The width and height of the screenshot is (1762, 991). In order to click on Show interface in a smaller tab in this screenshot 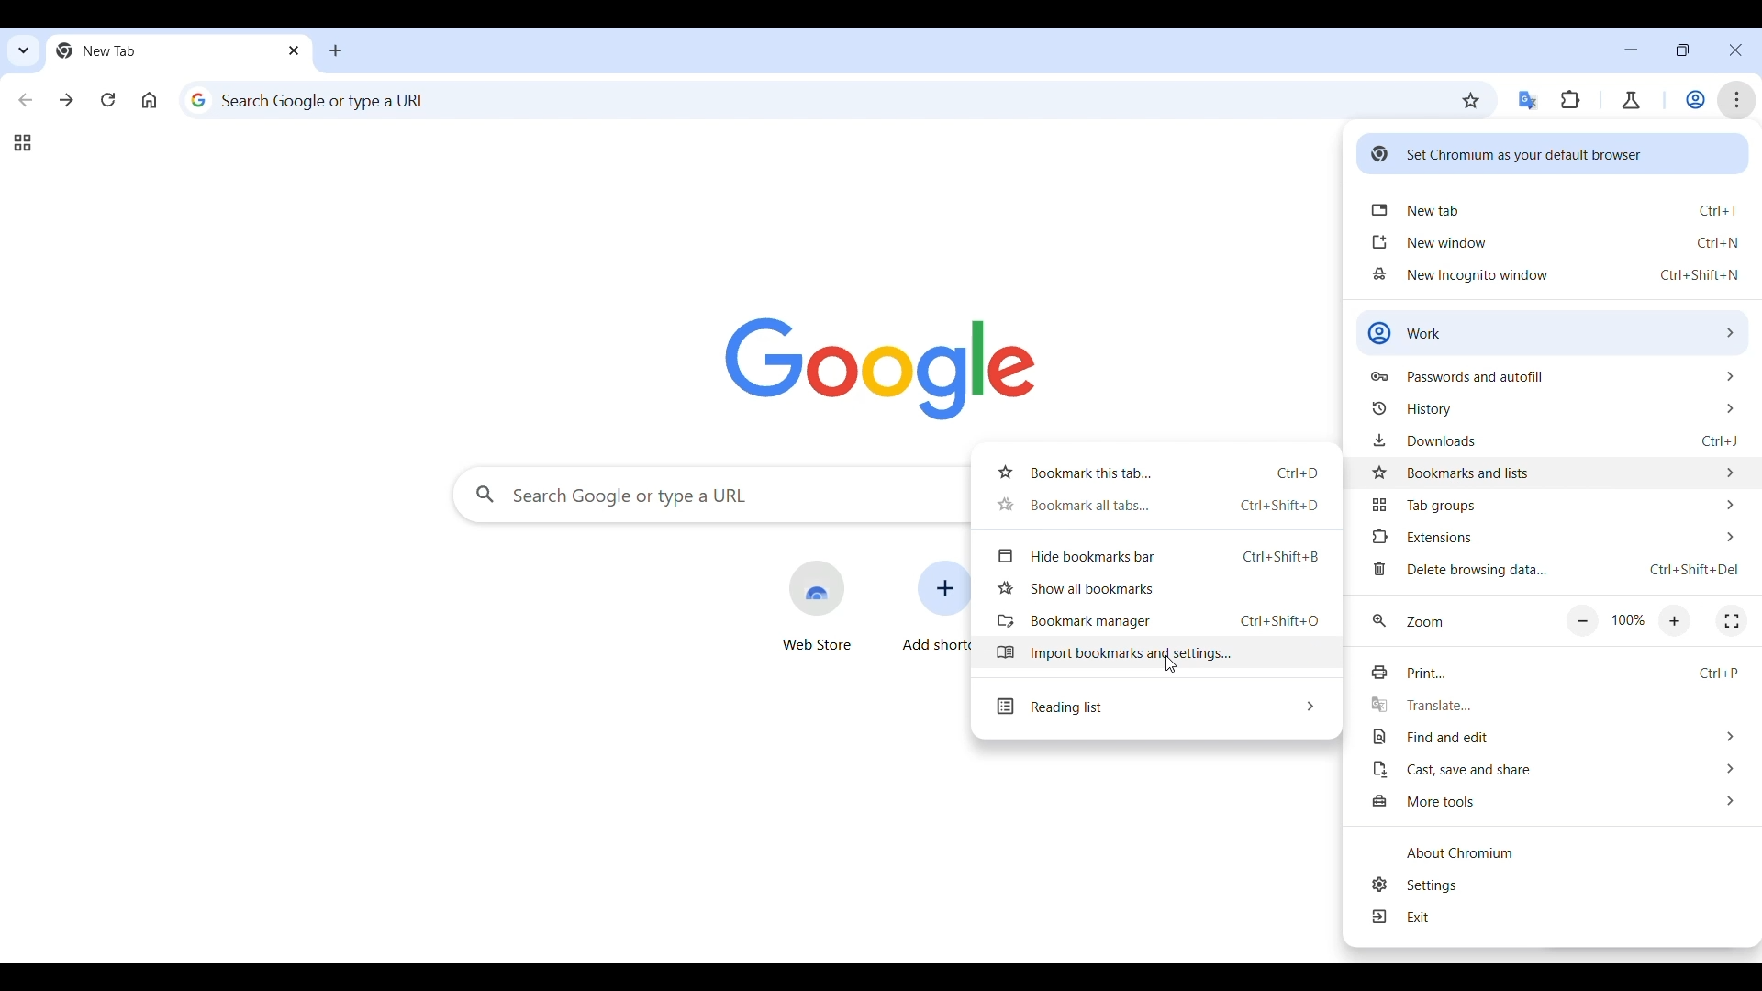, I will do `click(1681, 50)`.